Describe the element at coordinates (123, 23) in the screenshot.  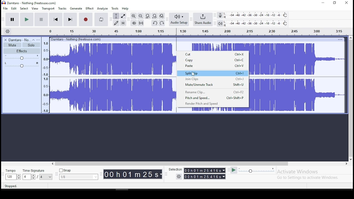
I see `multi tool` at that location.